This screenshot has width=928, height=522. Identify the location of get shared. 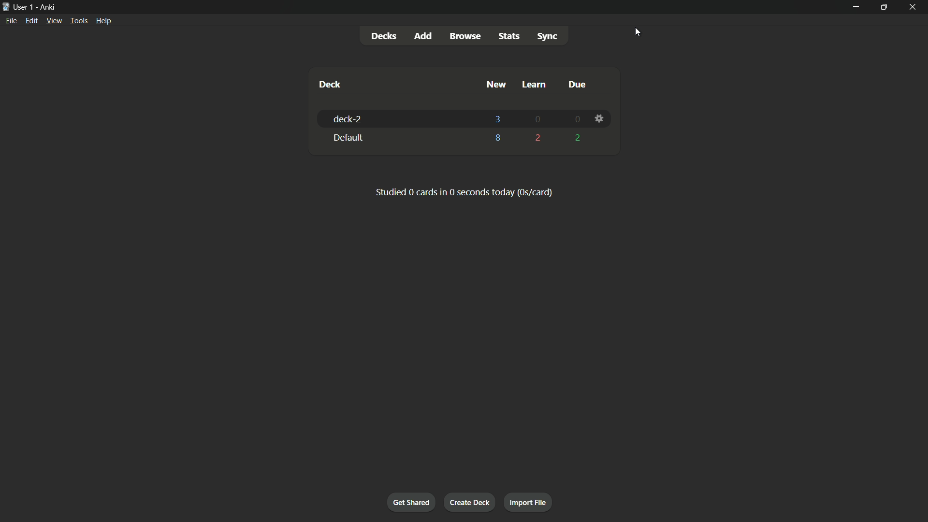
(413, 503).